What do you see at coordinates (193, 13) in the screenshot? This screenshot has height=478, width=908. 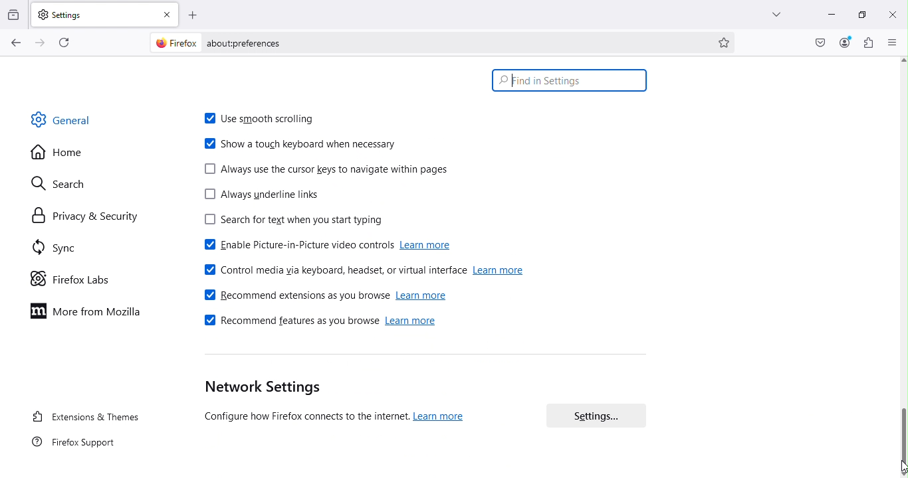 I see `Open a new tab` at bounding box center [193, 13].